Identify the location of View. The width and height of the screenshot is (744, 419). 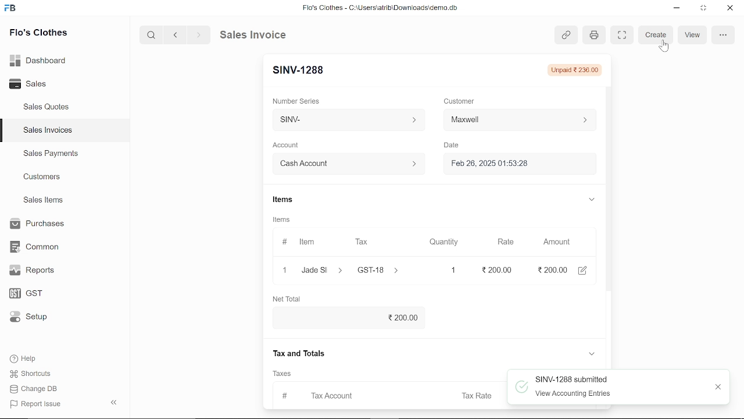
(692, 35).